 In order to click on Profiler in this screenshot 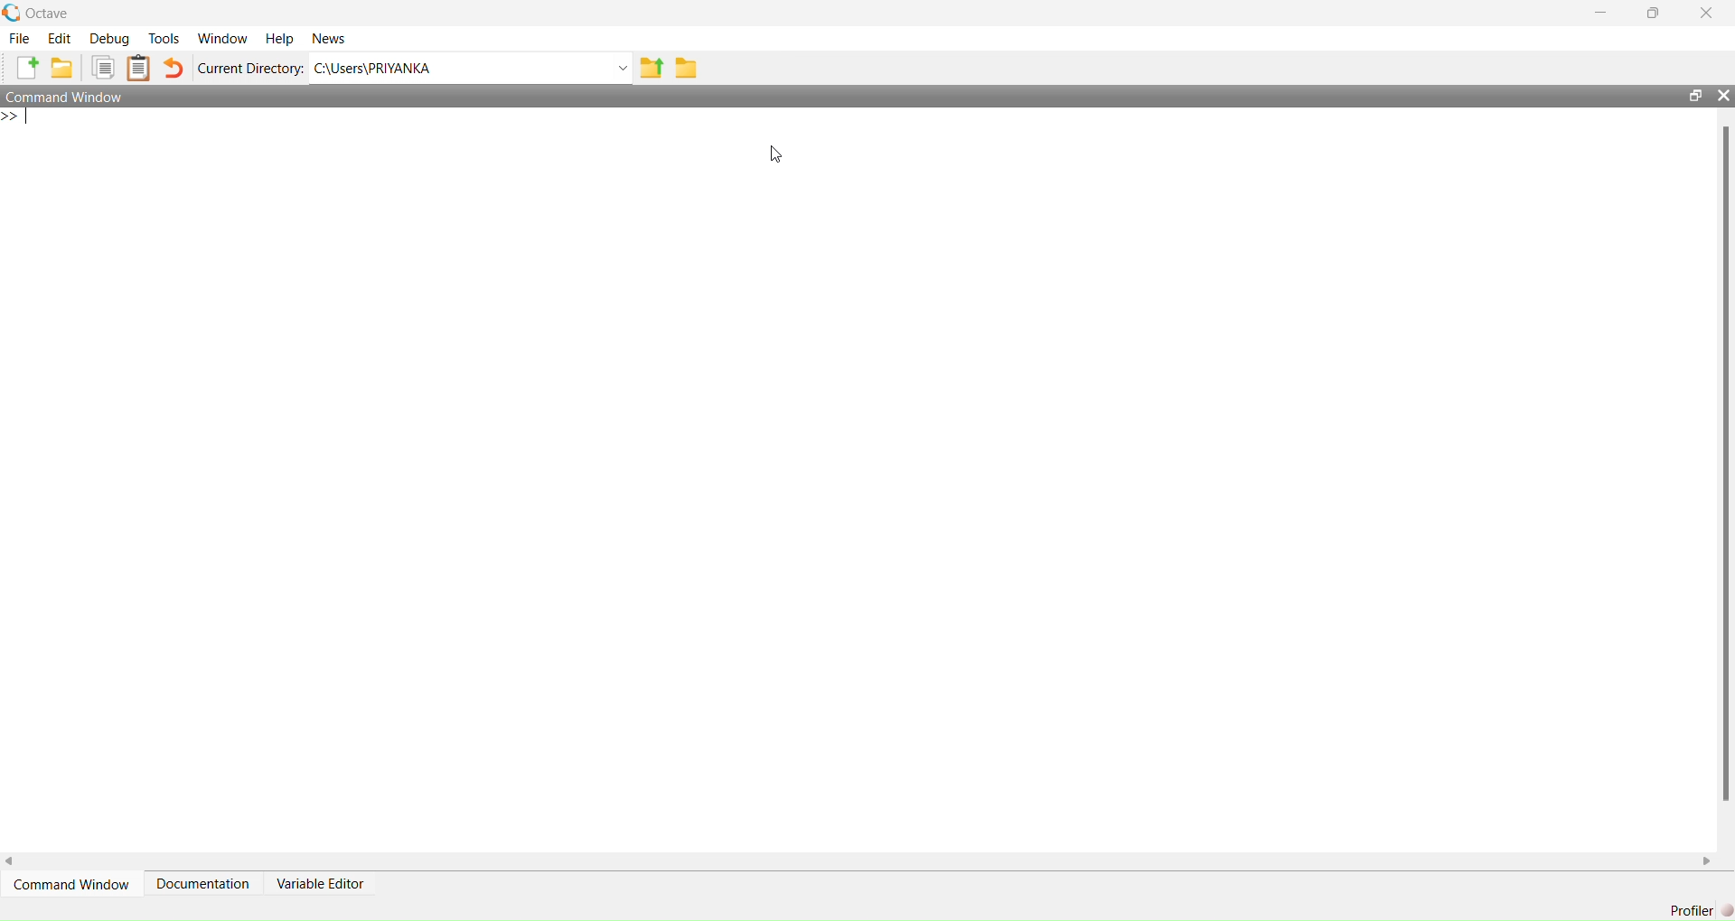, I will do `click(1701, 910)`.